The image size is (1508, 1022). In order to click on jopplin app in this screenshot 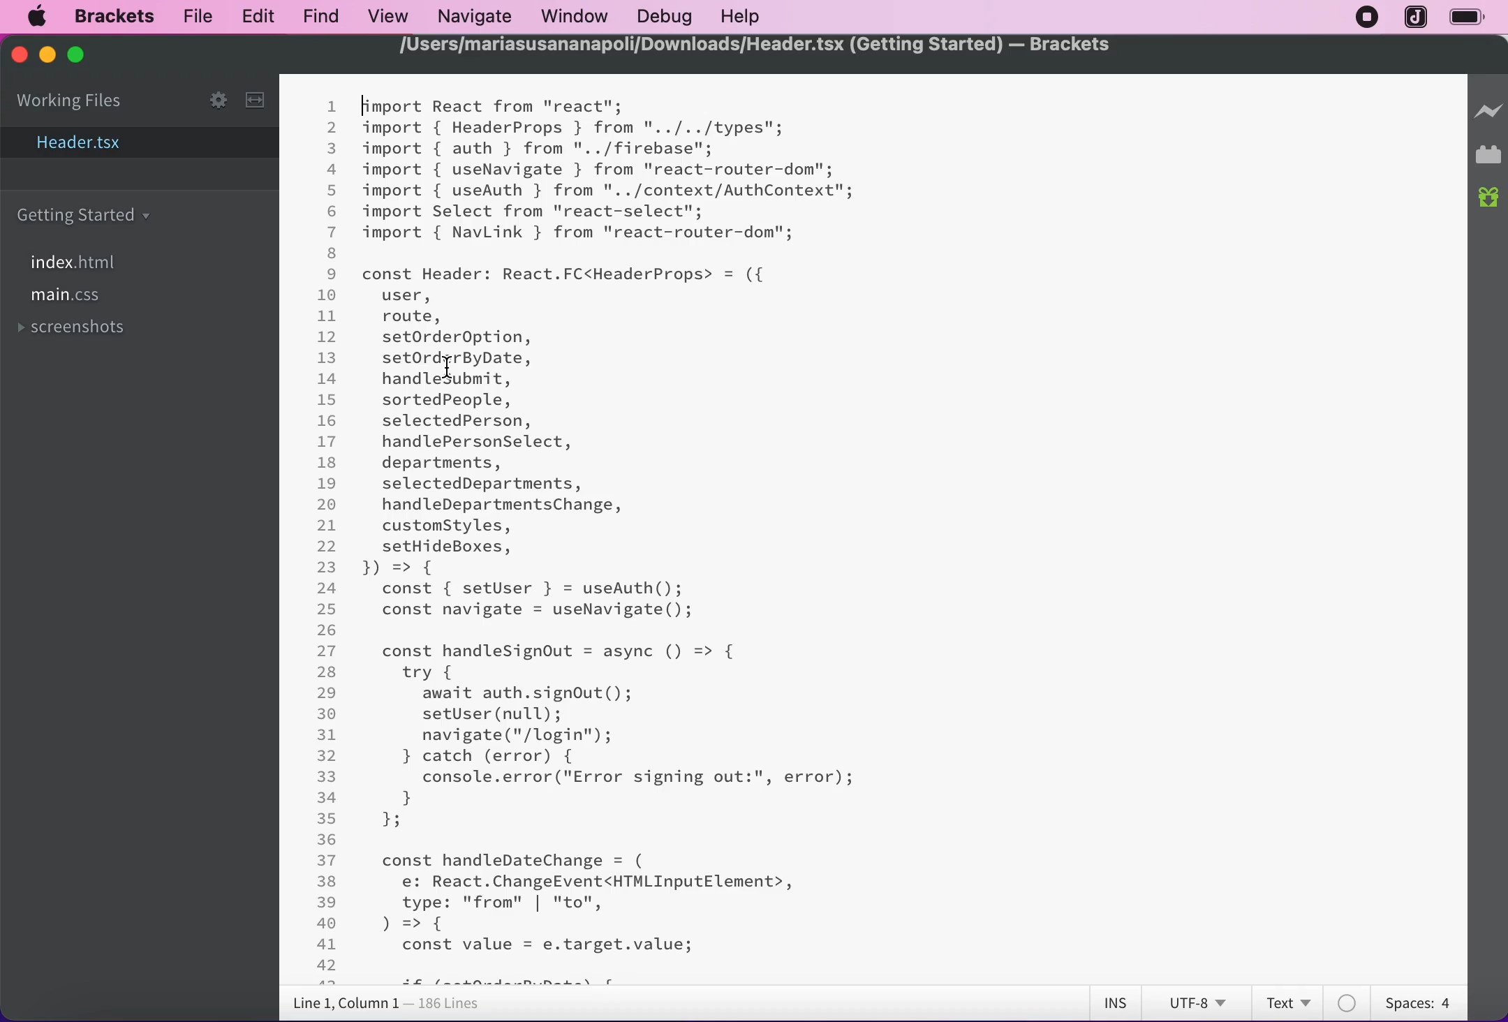, I will do `click(1417, 18)`.